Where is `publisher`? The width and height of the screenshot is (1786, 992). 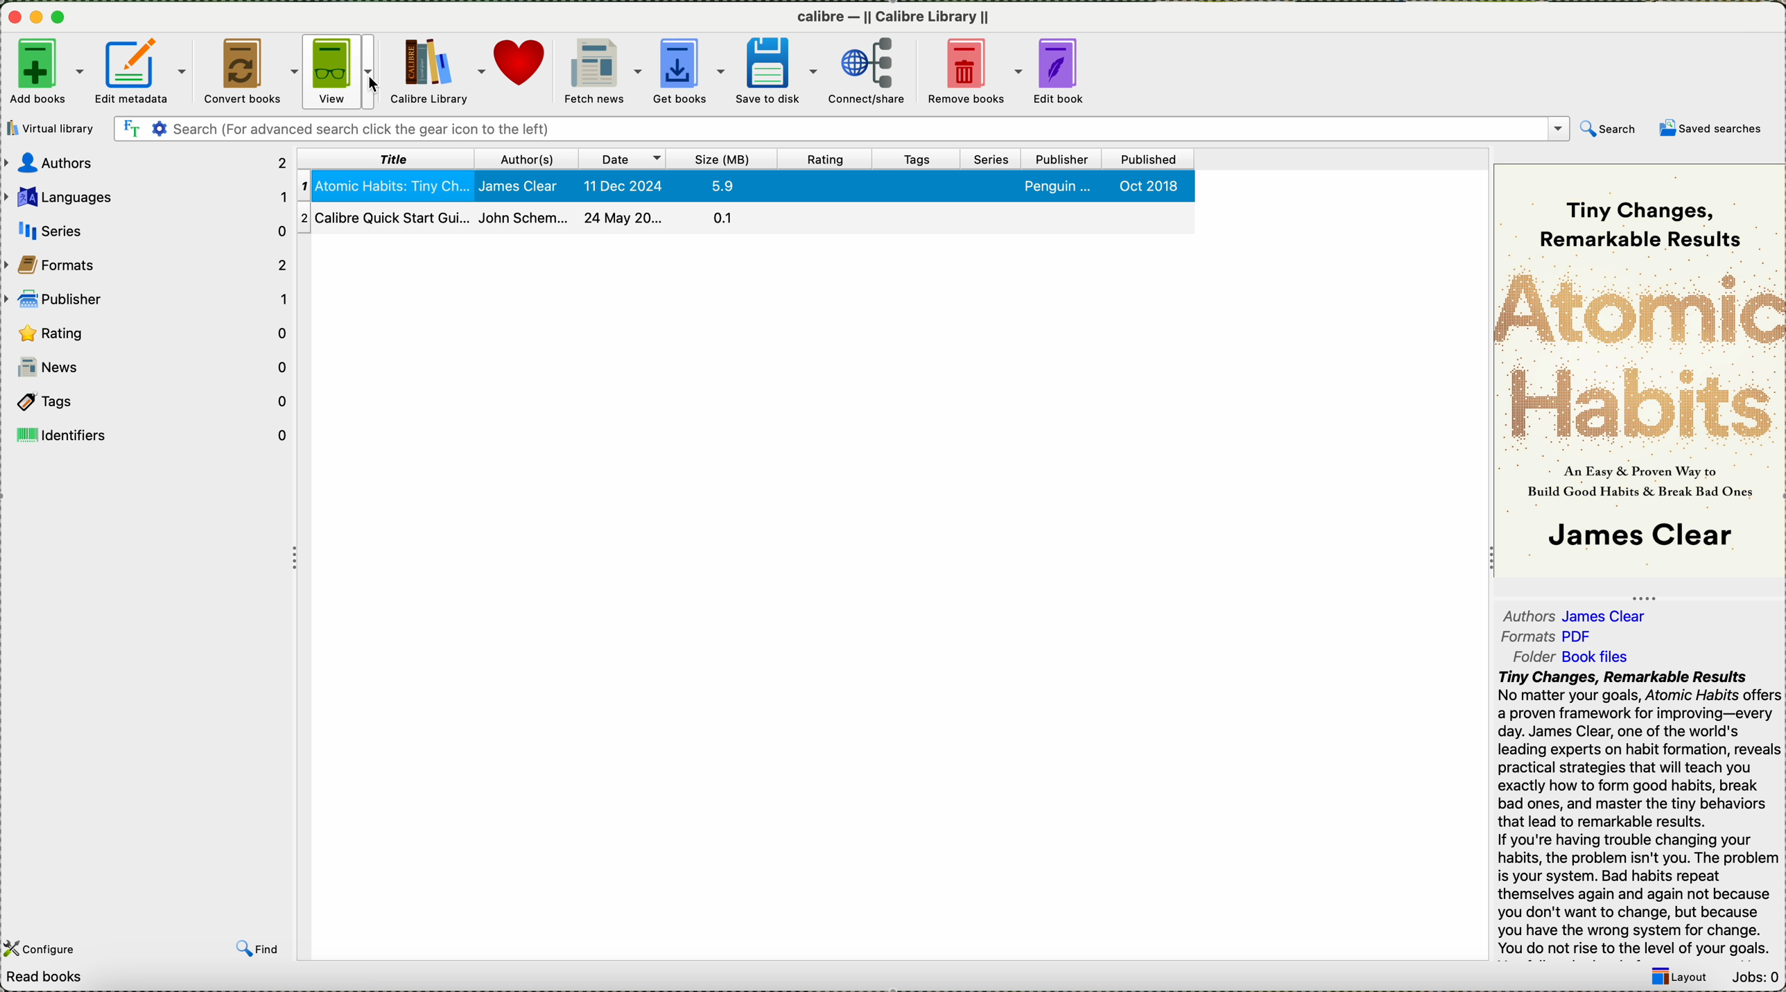 publisher is located at coordinates (1061, 160).